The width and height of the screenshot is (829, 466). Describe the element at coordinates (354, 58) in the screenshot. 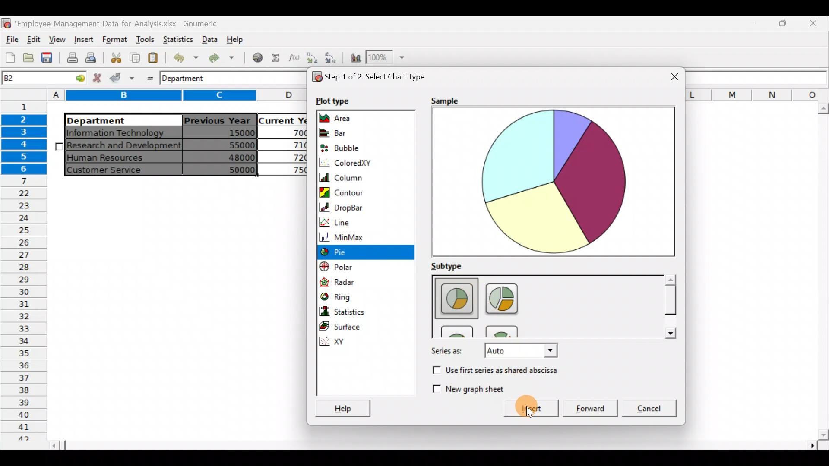

I see `Insert a chart` at that location.